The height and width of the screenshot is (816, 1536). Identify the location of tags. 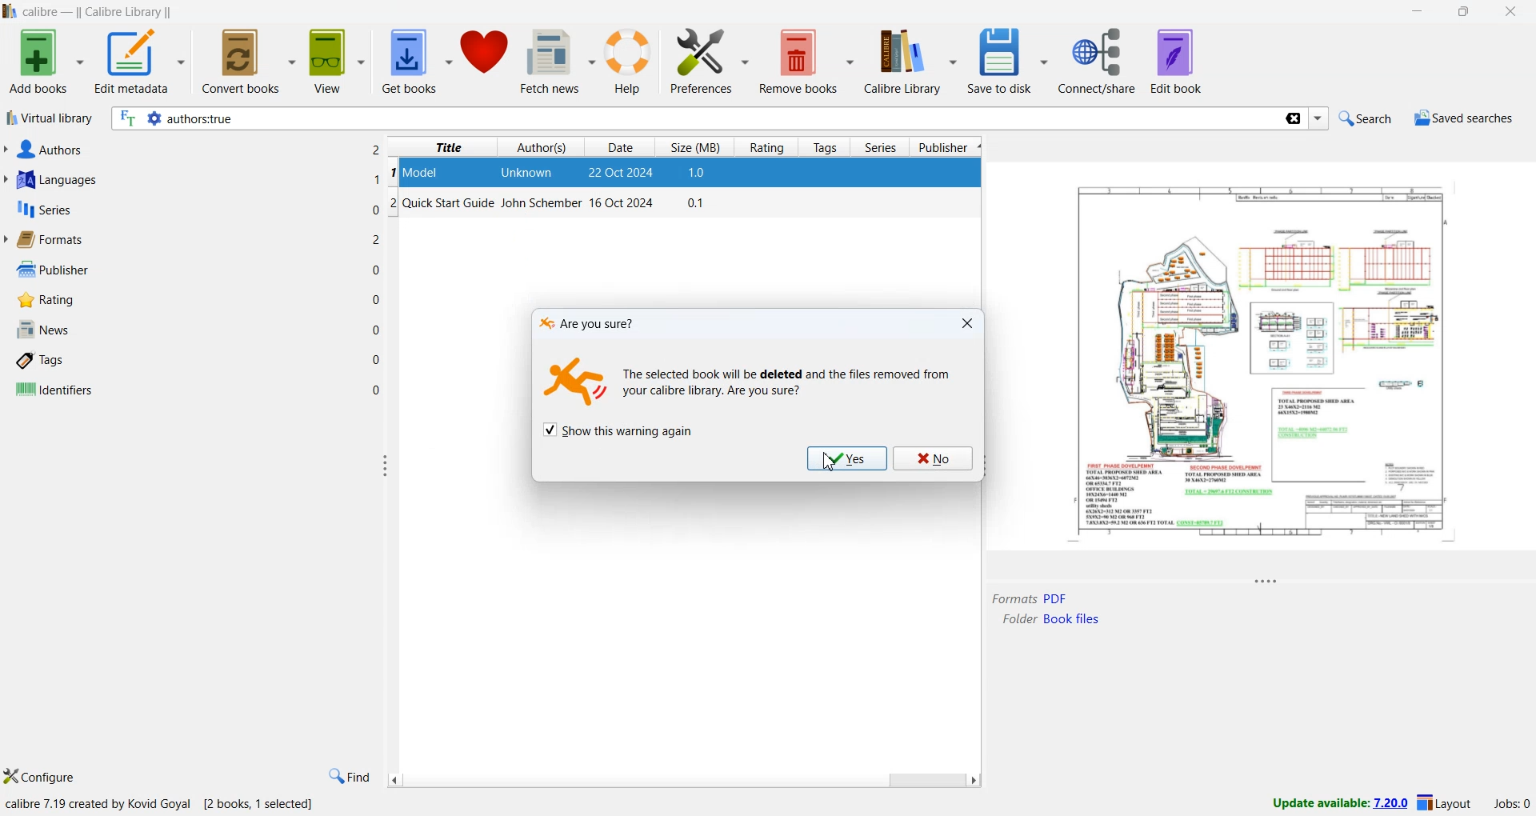
(827, 147).